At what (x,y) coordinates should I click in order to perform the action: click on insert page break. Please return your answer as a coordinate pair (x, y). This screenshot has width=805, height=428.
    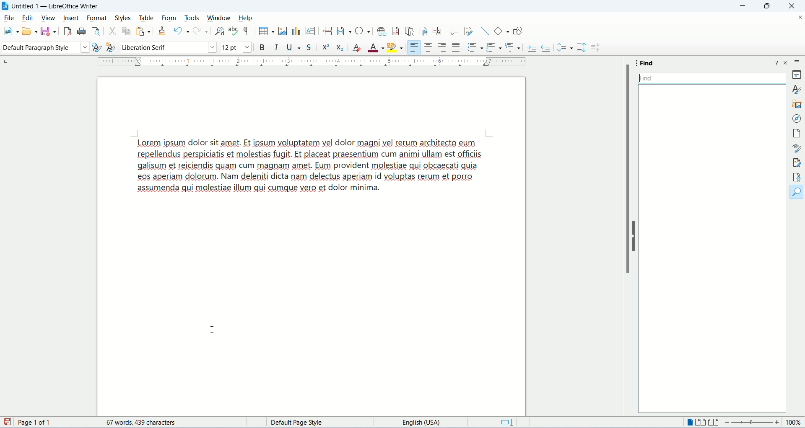
    Looking at the image, I should click on (326, 32).